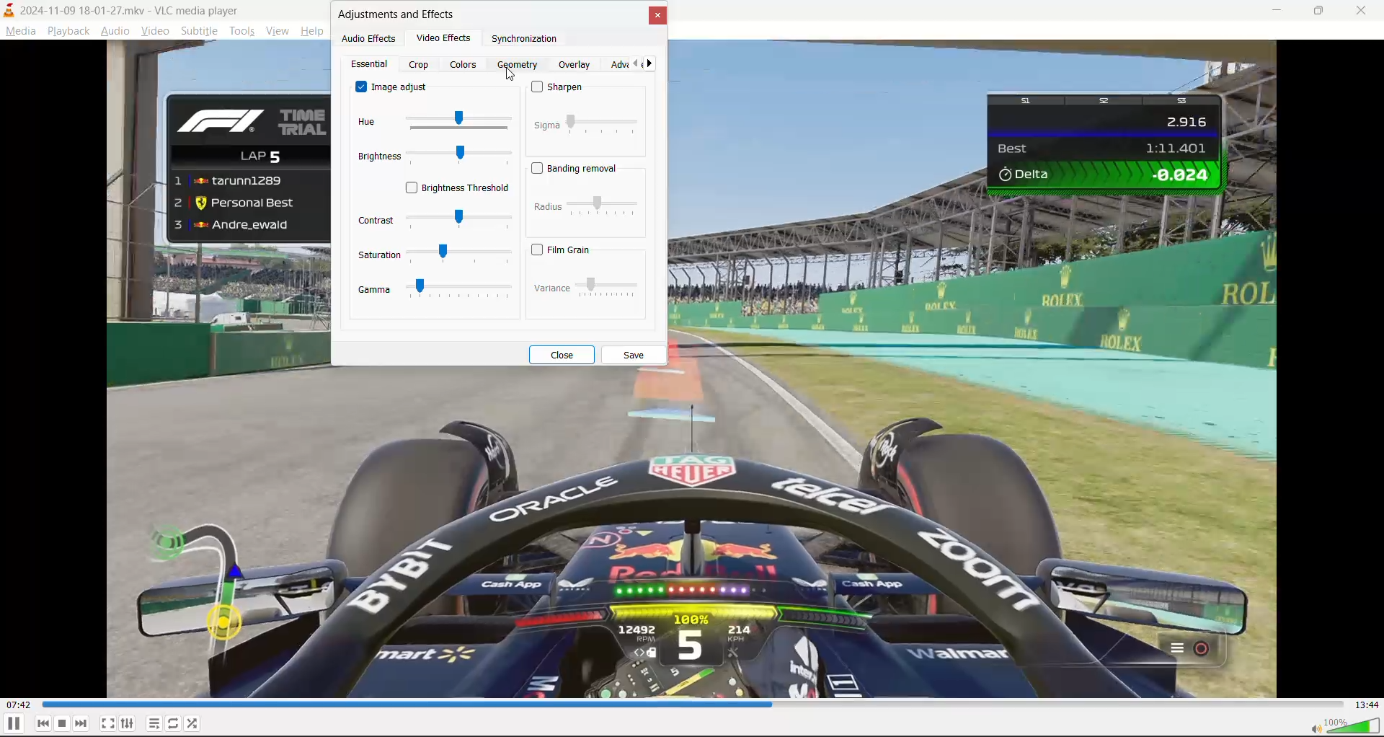 The width and height of the screenshot is (1384, 737). I want to click on gamma, so click(433, 290).